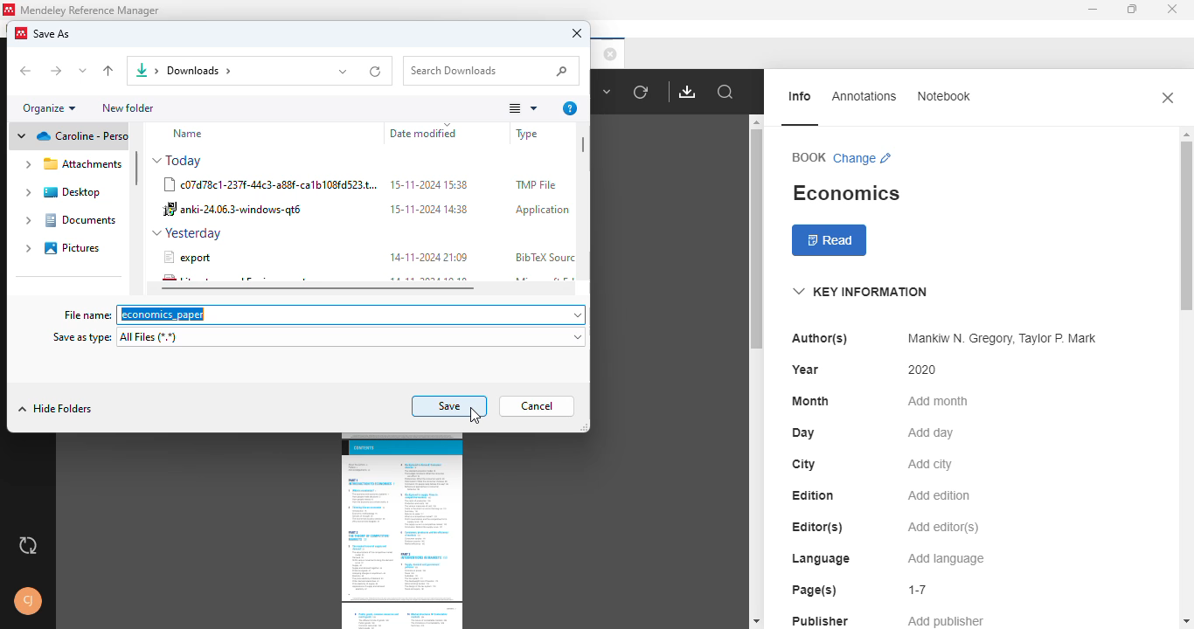 The width and height of the screenshot is (1194, 629). What do you see at coordinates (57, 72) in the screenshot?
I see `forward` at bounding box center [57, 72].